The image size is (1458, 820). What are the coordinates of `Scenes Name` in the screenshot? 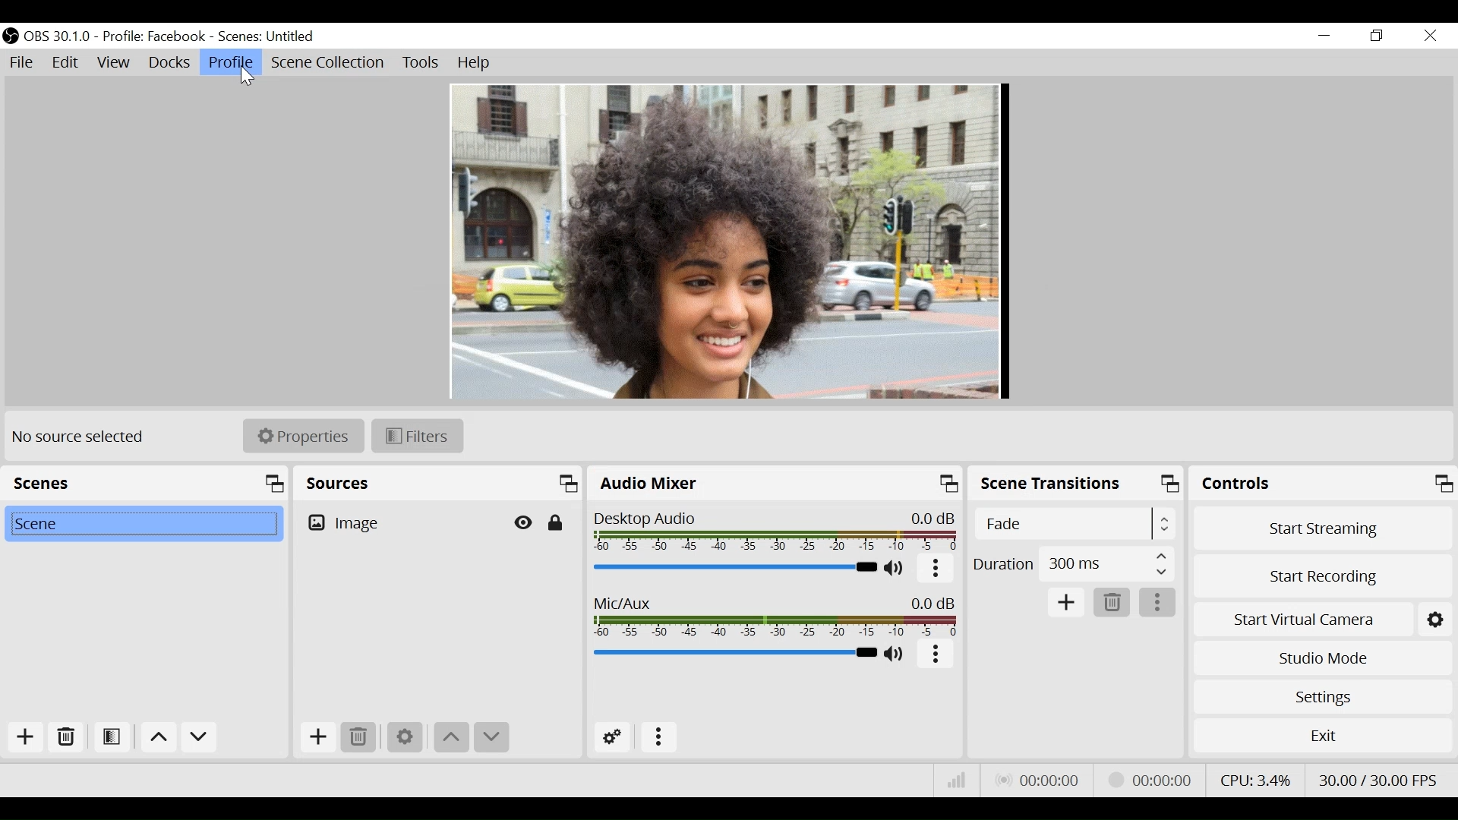 It's located at (276, 36).